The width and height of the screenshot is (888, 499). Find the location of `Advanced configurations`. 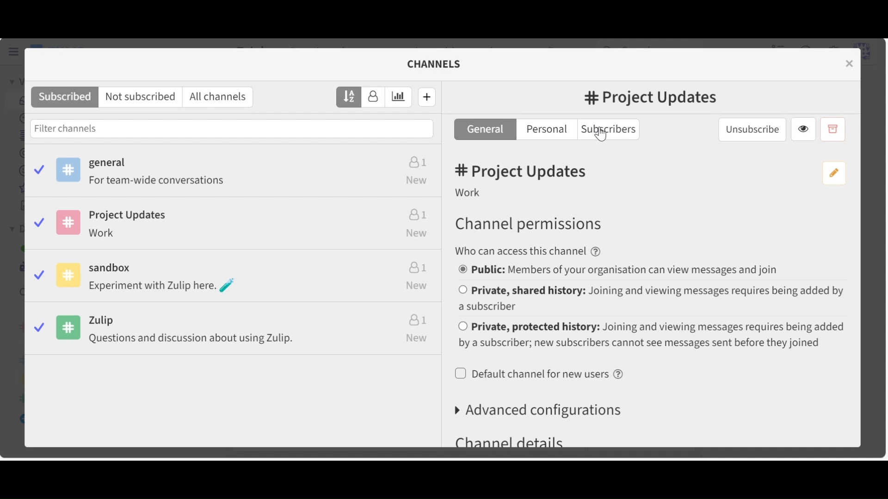

Advanced configurations is located at coordinates (539, 410).